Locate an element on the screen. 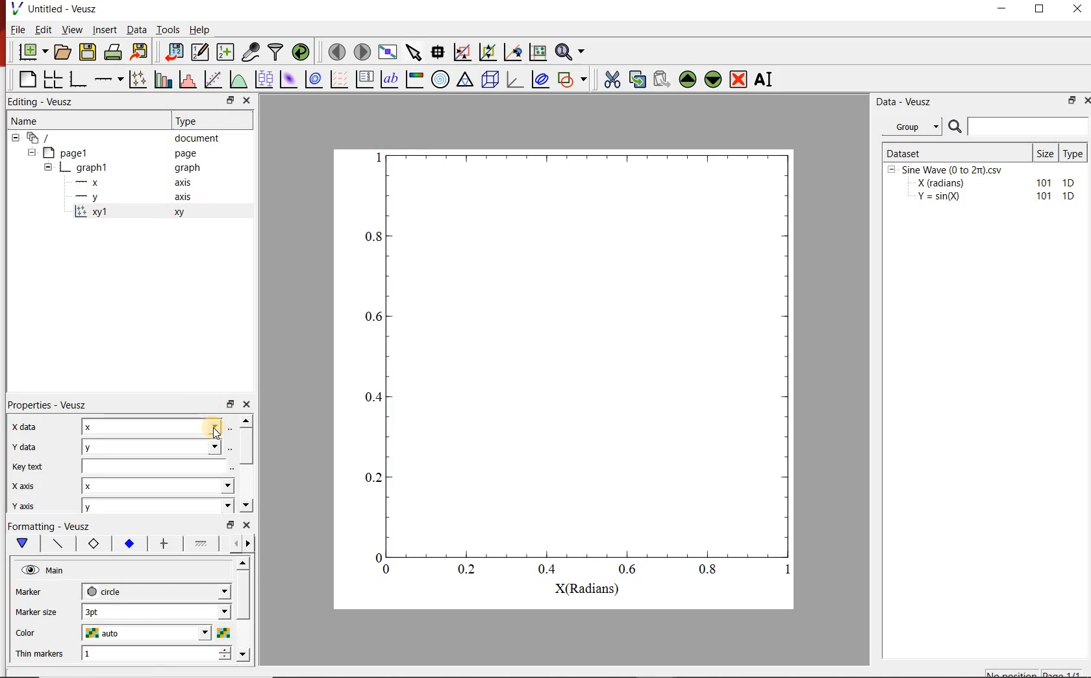  import data into veusz is located at coordinates (173, 51).